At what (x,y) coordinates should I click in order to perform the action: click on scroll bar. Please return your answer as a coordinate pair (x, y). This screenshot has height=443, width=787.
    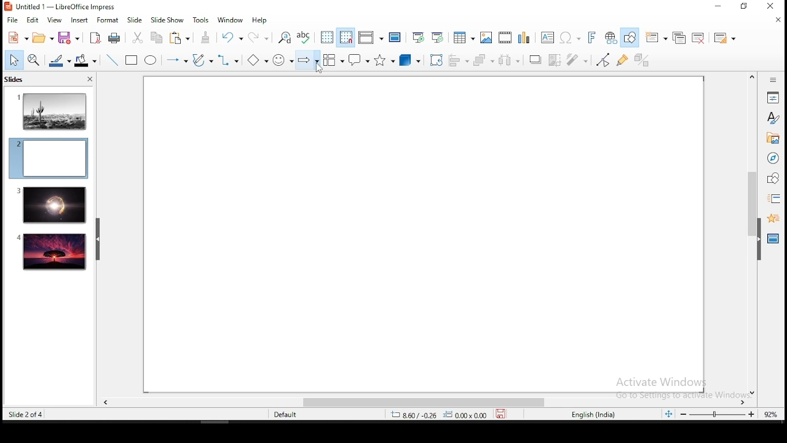
    Looking at the image, I should click on (750, 234).